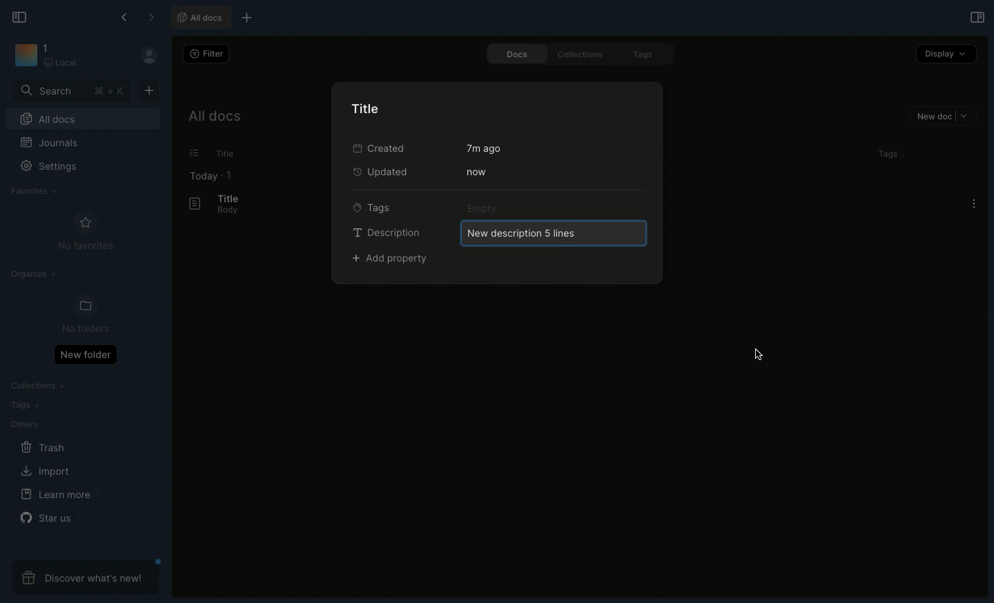  Describe the element at coordinates (943, 117) in the screenshot. I see `New doc` at that location.